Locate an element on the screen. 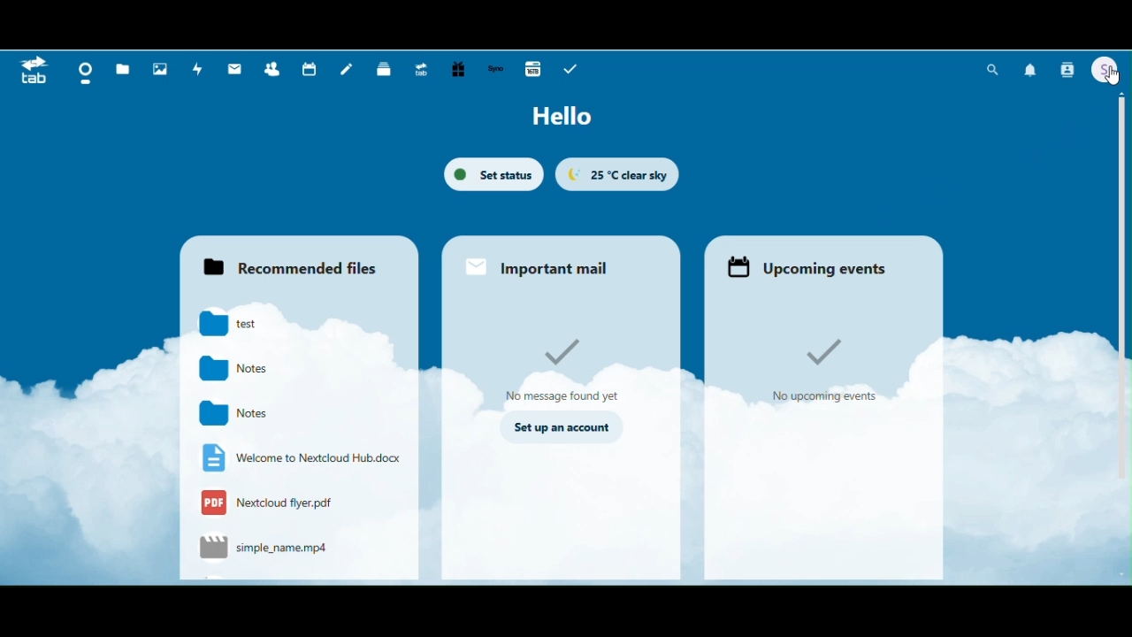  Notes is located at coordinates (244, 414).